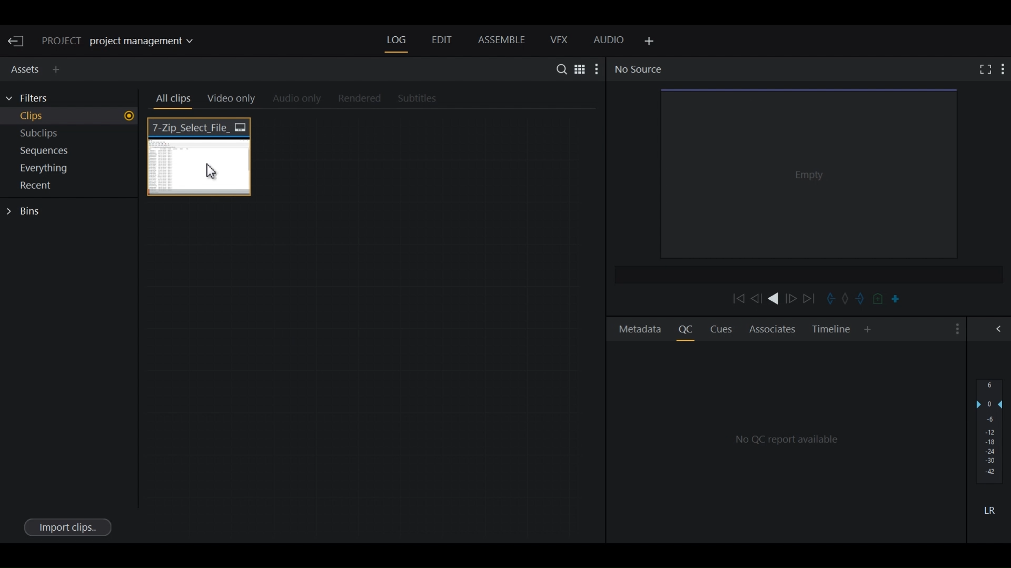 Image resolution: width=1011 pixels, height=568 pixels. Describe the element at coordinates (808, 173) in the screenshot. I see `Media Viewer` at that location.